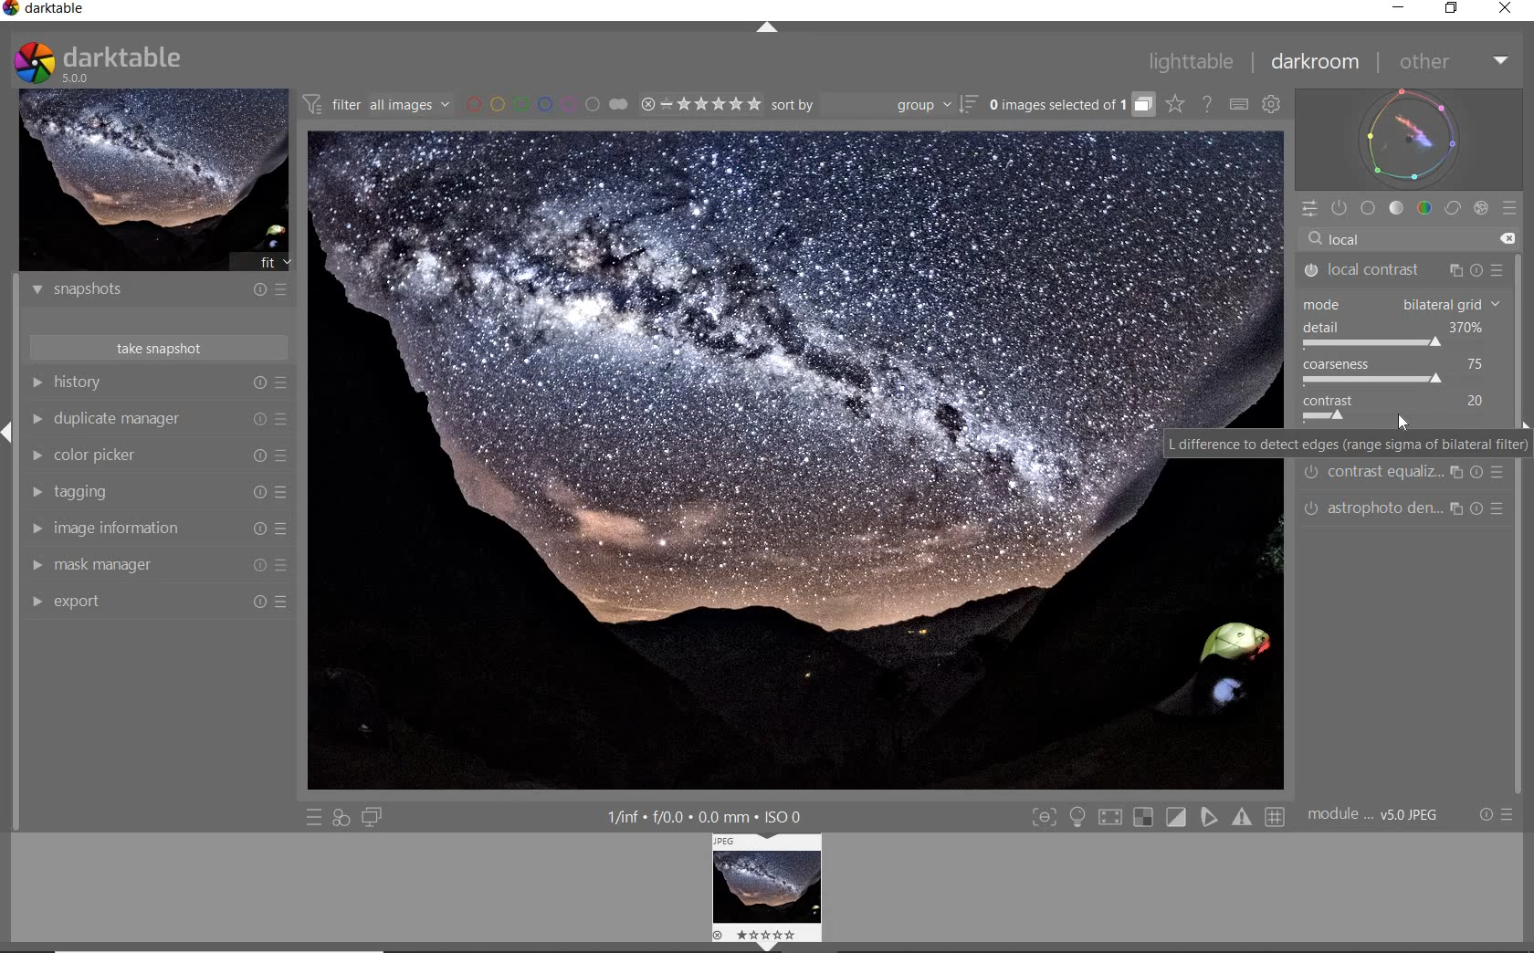  What do you see at coordinates (1513, 813) in the screenshot?
I see `Options` at bounding box center [1513, 813].